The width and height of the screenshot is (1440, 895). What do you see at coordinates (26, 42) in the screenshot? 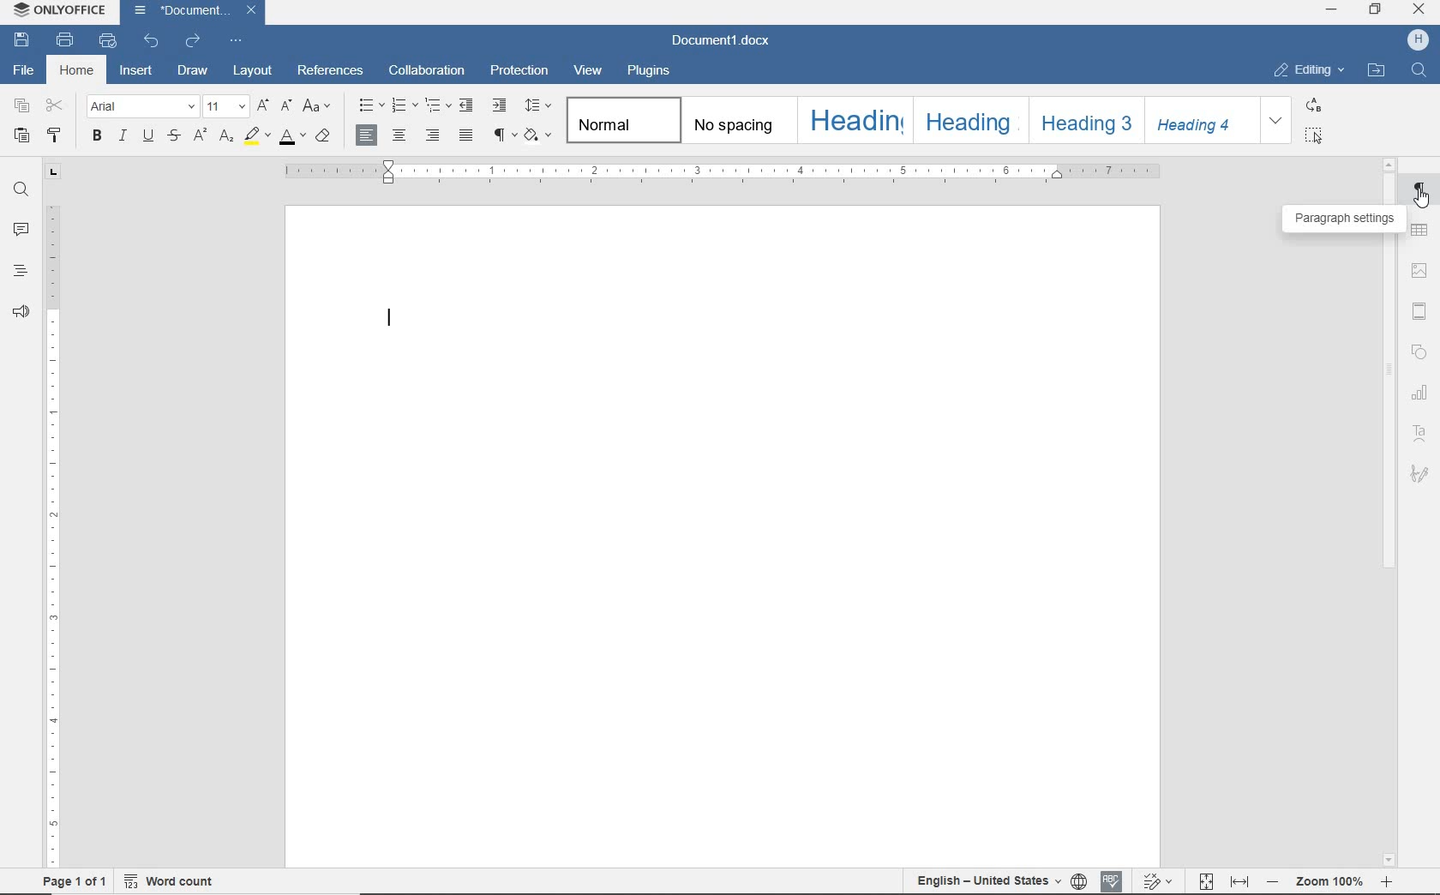
I see `save` at bounding box center [26, 42].